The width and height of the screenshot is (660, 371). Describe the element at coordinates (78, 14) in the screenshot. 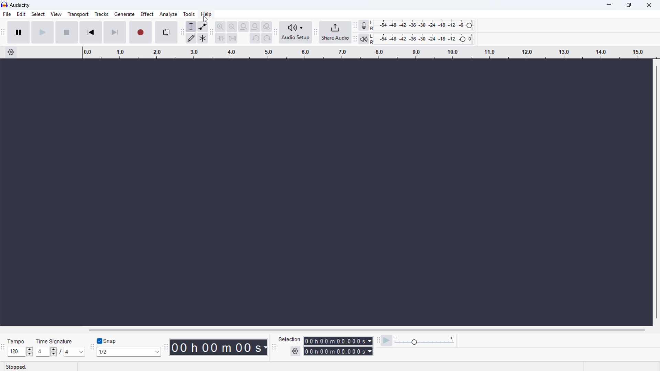

I see `transport` at that location.